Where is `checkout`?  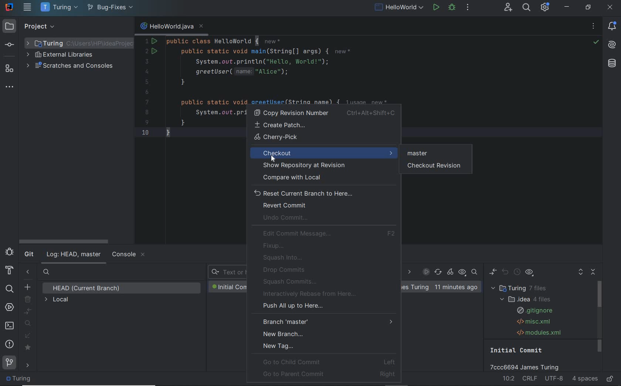
checkout is located at coordinates (324, 152).